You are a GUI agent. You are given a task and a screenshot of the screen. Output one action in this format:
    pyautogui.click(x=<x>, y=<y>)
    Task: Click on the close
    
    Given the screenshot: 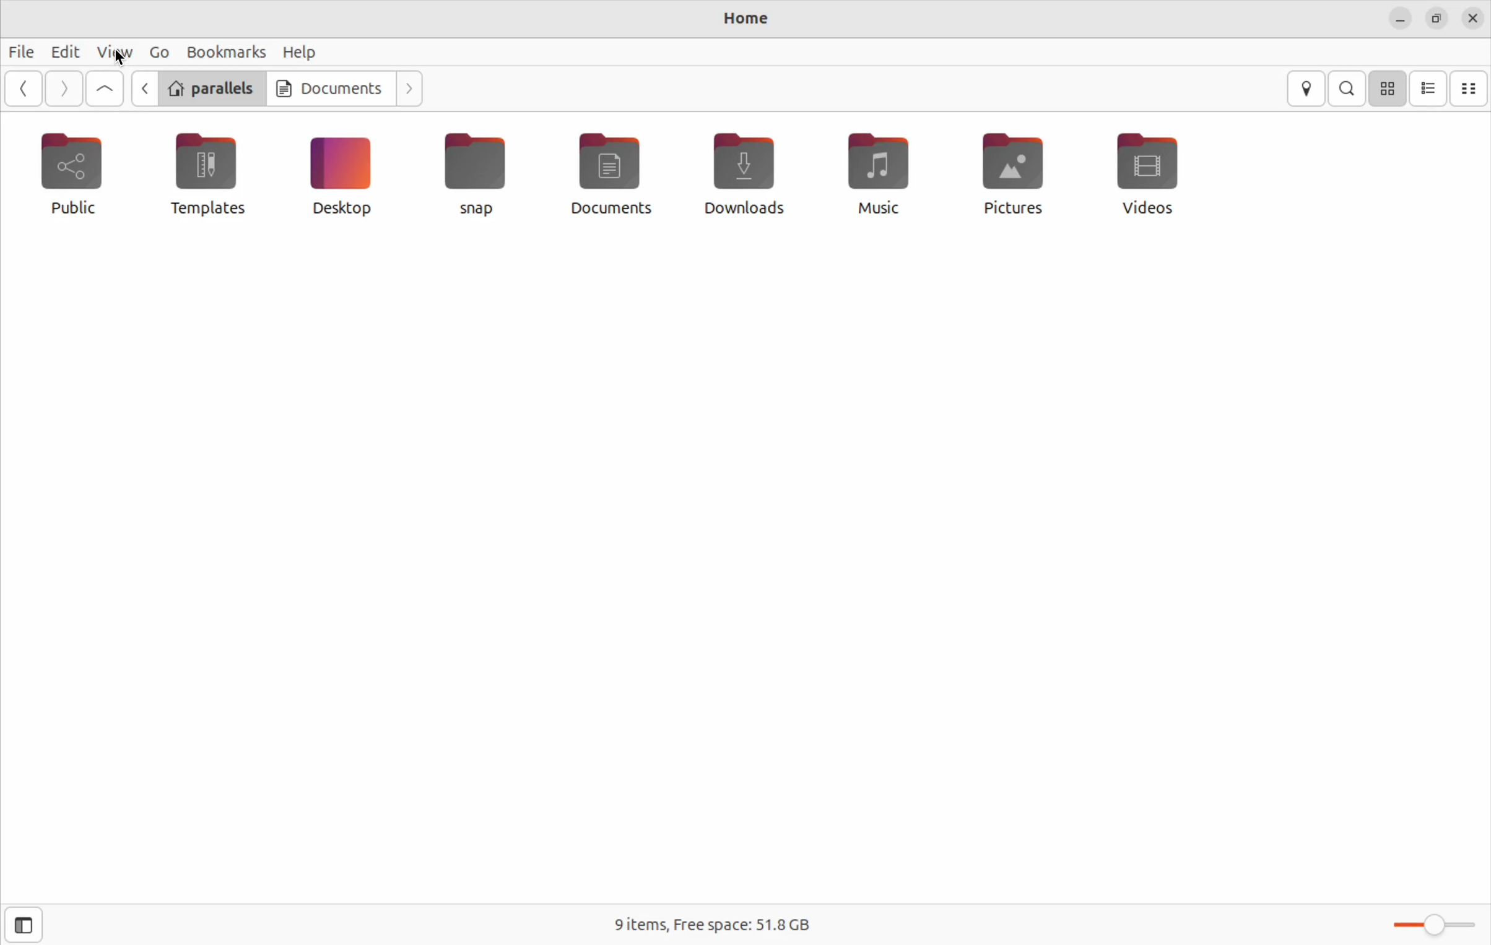 What is the action you would take?
    pyautogui.click(x=1475, y=16)
    